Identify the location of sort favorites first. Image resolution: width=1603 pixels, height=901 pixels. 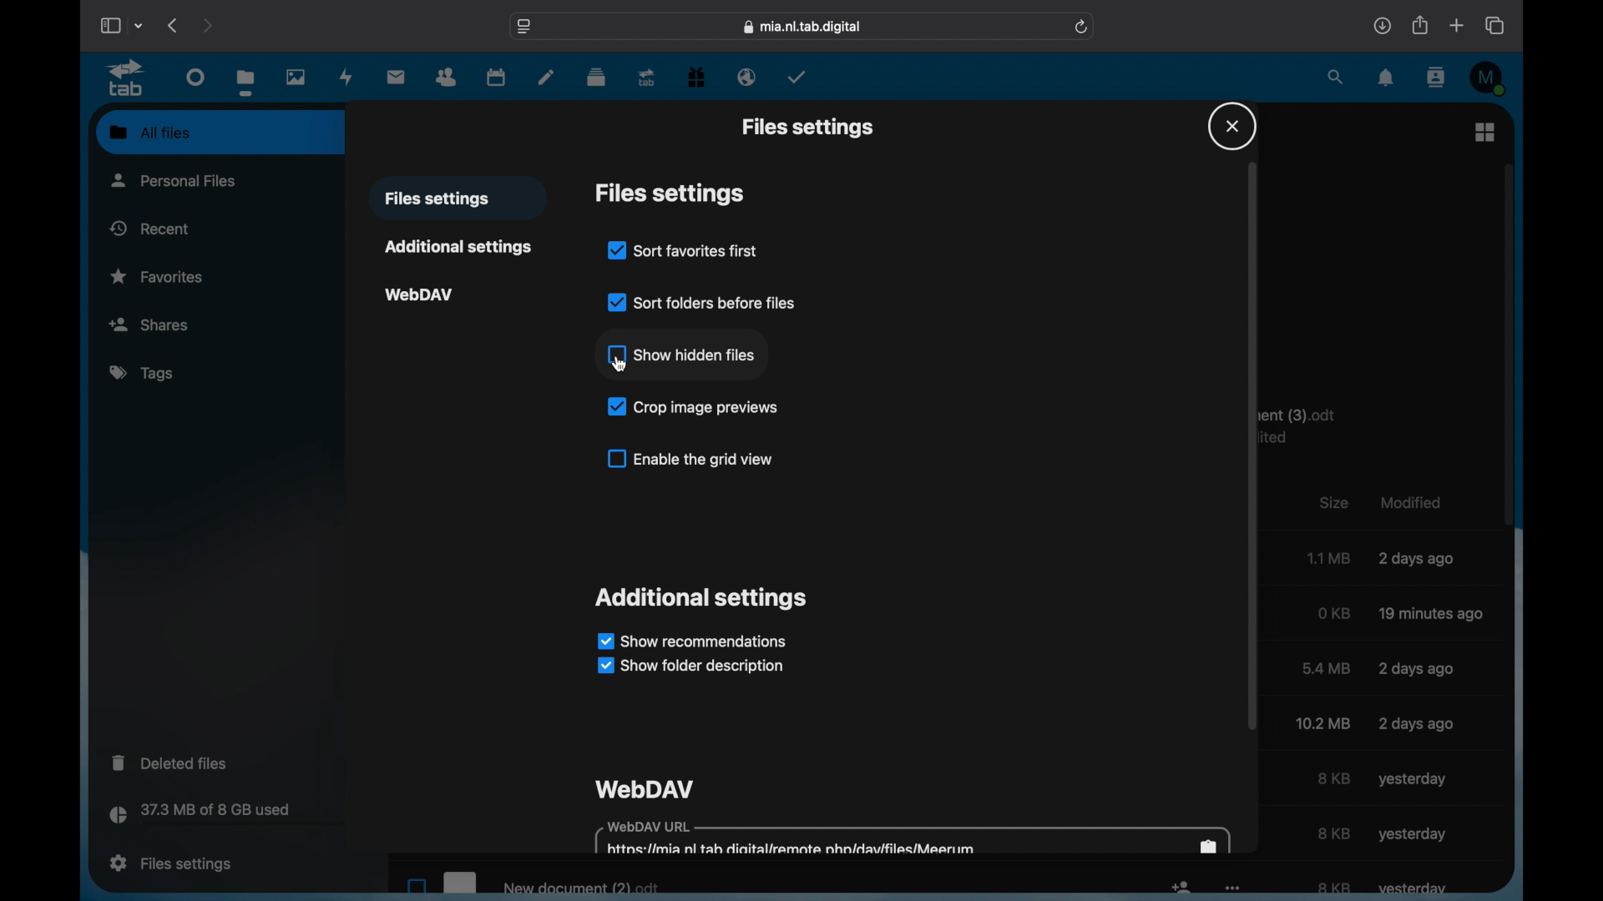
(683, 249).